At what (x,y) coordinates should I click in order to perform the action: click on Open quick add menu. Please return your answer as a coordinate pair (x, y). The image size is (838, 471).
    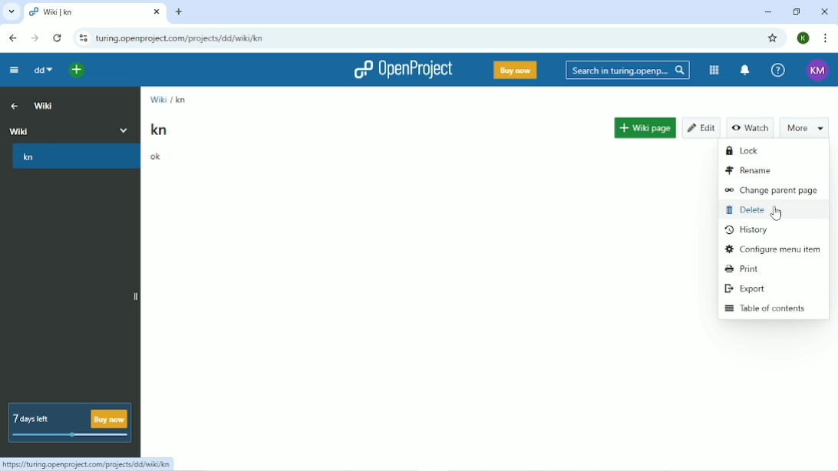
    Looking at the image, I should click on (73, 72).